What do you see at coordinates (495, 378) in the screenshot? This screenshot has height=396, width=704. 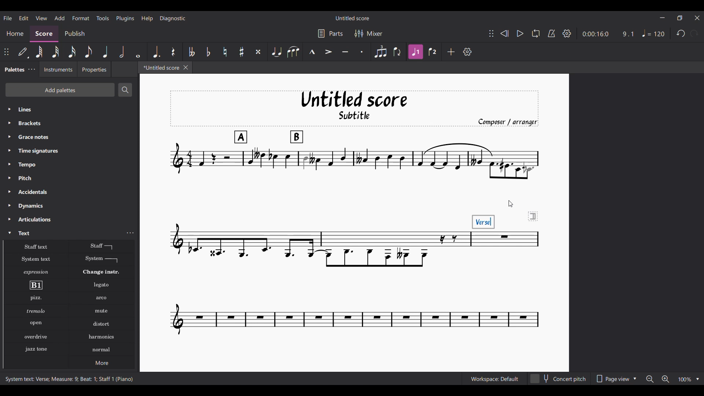 I see `Workspace: Default` at bounding box center [495, 378].